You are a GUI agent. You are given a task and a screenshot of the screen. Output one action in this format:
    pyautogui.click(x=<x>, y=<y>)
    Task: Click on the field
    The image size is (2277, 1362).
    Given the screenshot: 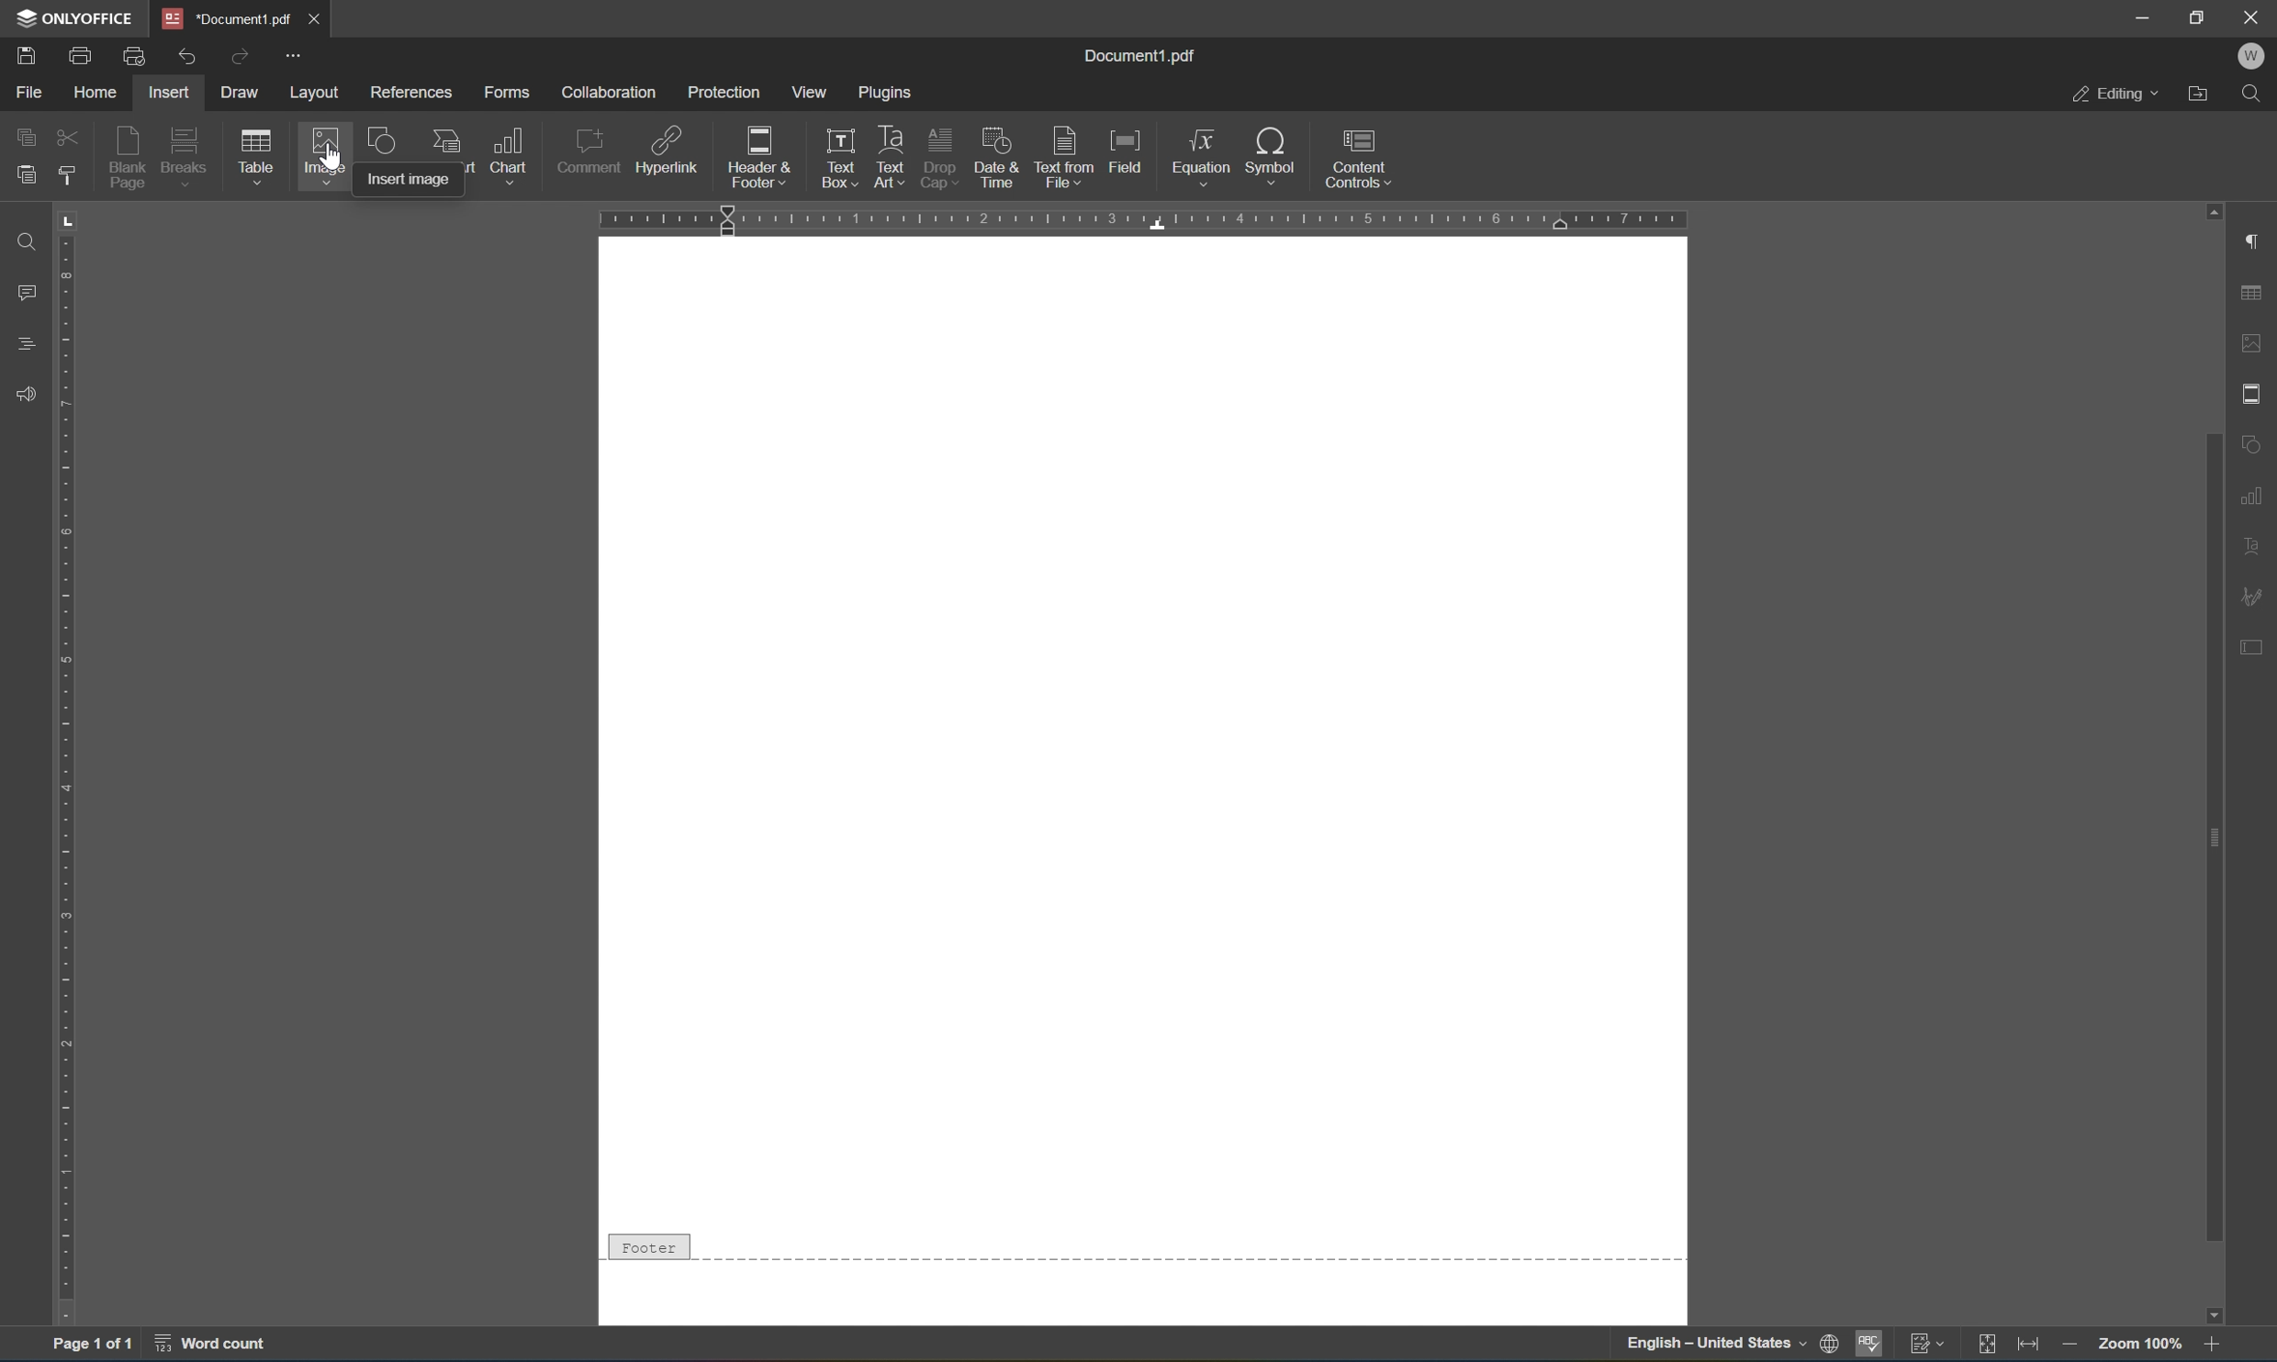 What is the action you would take?
    pyautogui.click(x=1126, y=152)
    